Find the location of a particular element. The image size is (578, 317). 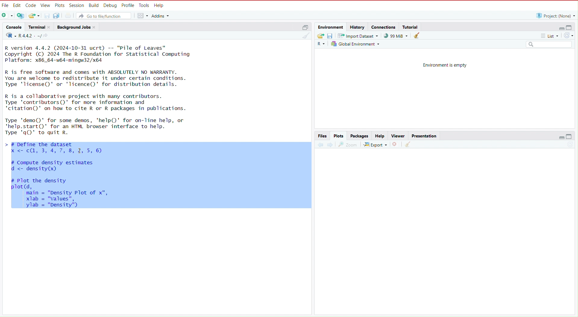

R 4.4.2 . ~/ is located at coordinates (30, 36).